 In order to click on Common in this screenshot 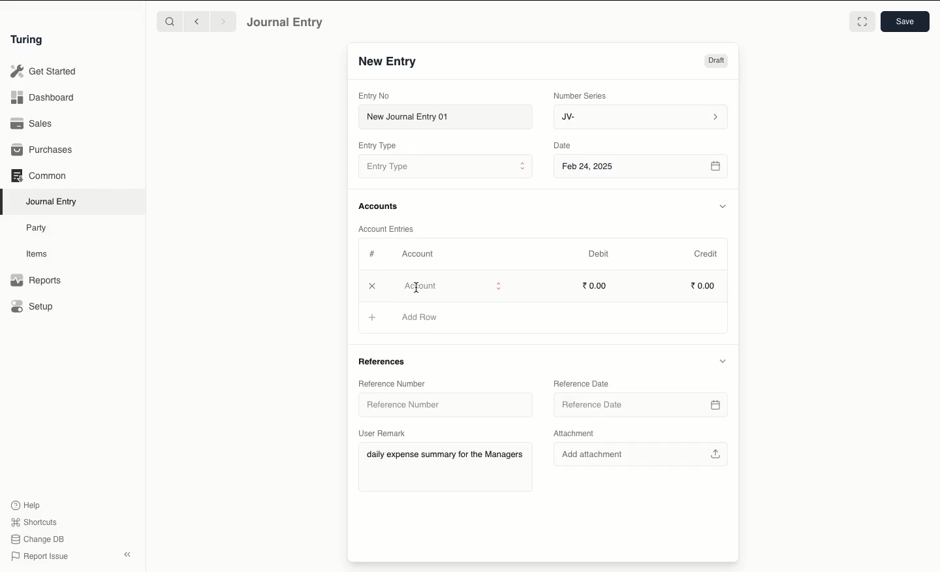, I will do `click(40, 176)`.